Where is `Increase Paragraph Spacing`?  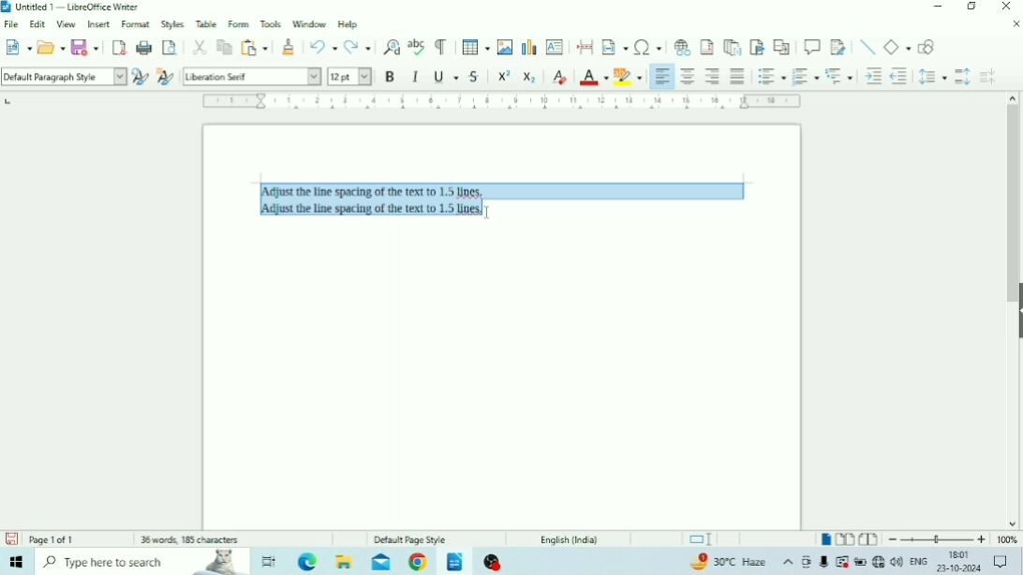 Increase Paragraph Spacing is located at coordinates (962, 77).